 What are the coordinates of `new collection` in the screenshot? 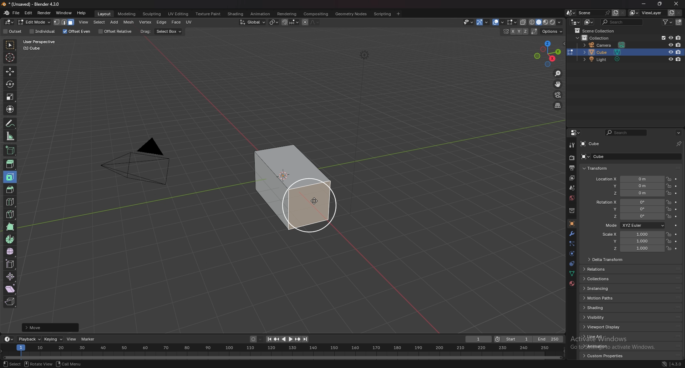 It's located at (679, 22).